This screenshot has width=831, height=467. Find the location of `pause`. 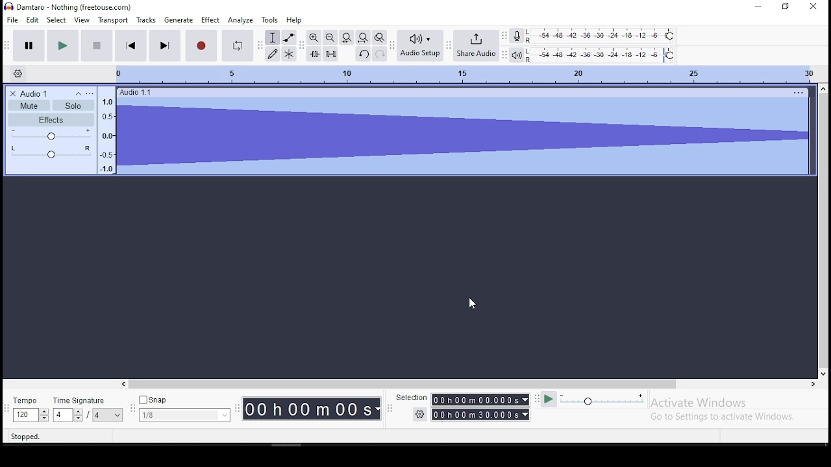

pause is located at coordinates (29, 45).